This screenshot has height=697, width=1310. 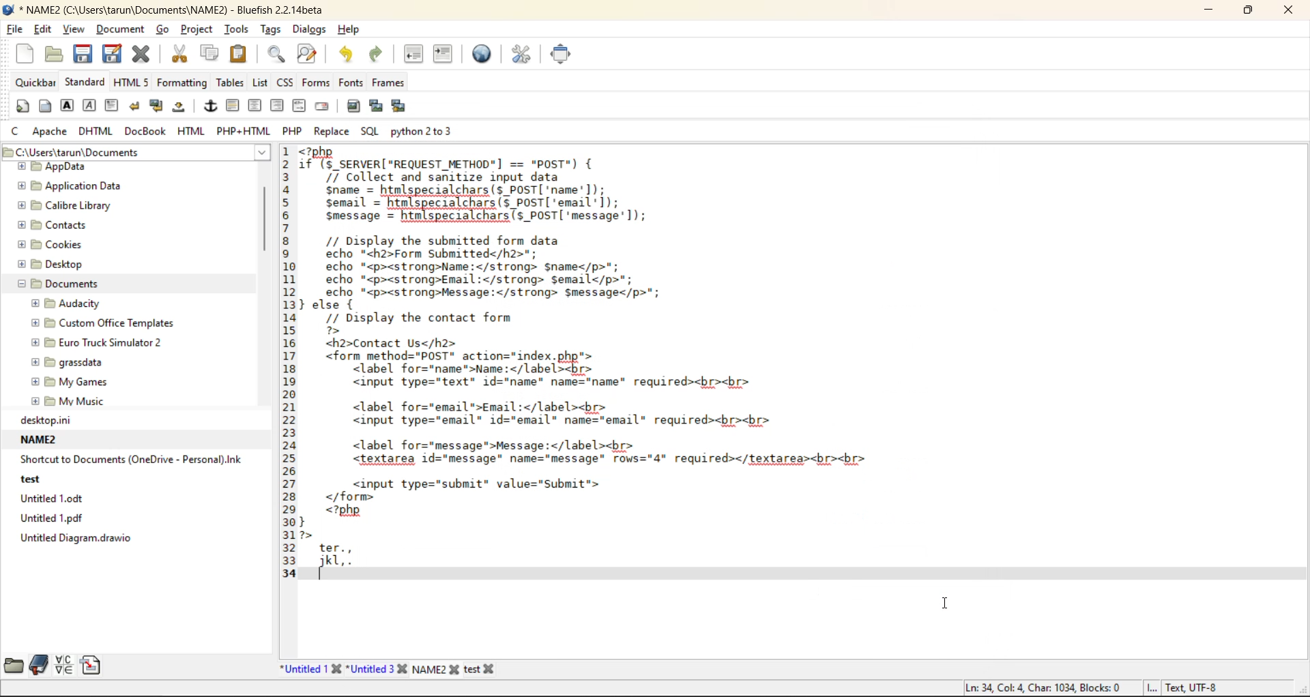 What do you see at coordinates (145, 132) in the screenshot?
I see `docbook` at bounding box center [145, 132].